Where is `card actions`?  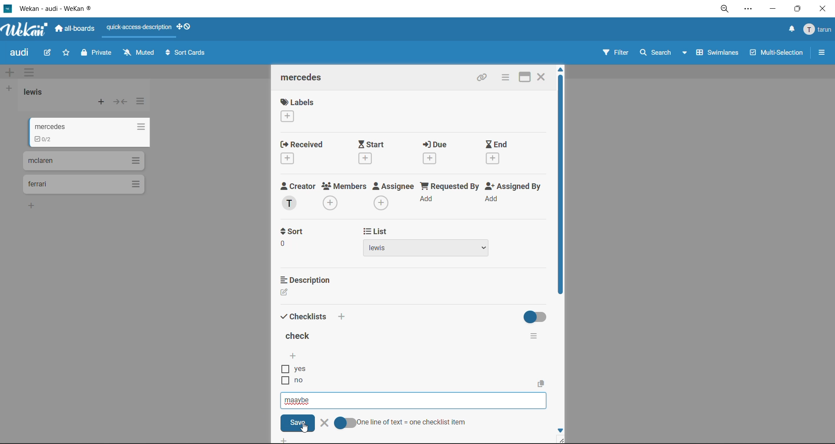
card actions is located at coordinates (503, 78).